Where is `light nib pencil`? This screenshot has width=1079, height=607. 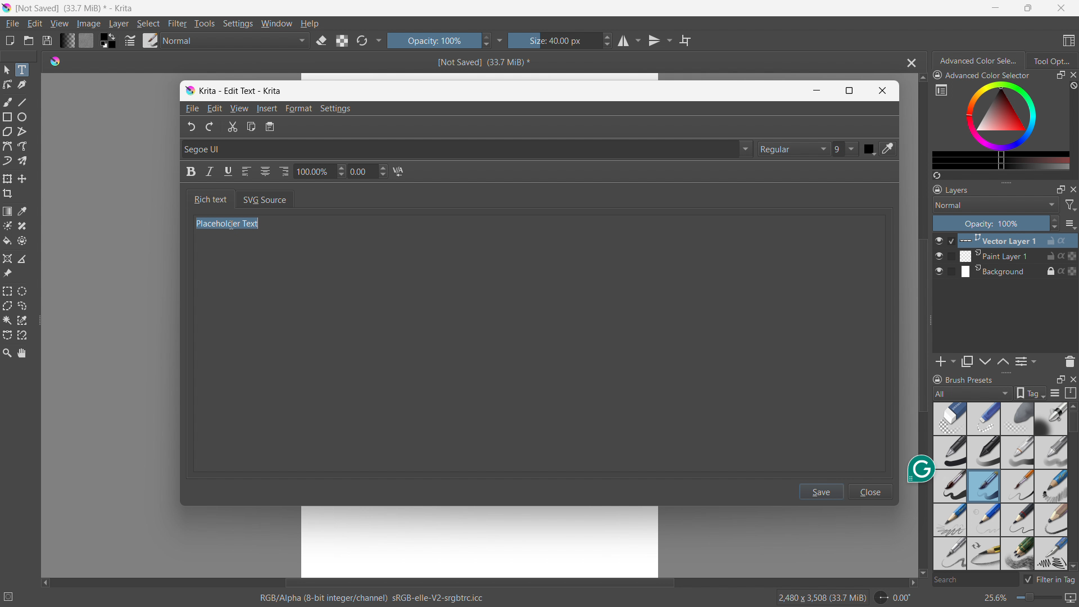 light nib pencil is located at coordinates (984, 520).